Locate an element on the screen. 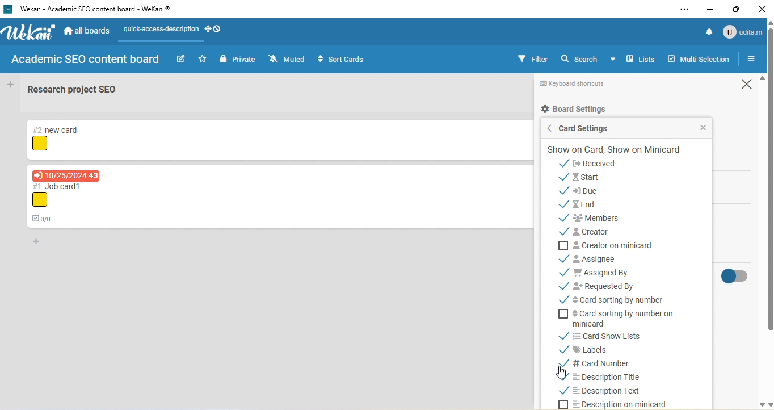 The width and height of the screenshot is (774, 410). scroll down is located at coordinates (769, 404).